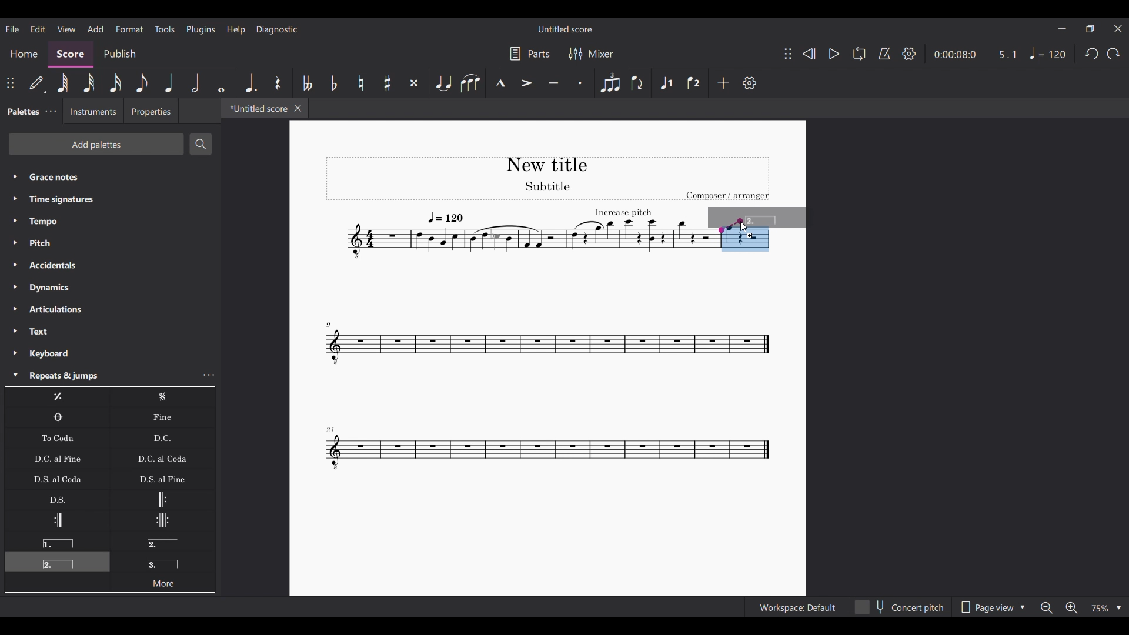 This screenshot has width=1129, height=635. What do you see at coordinates (797, 607) in the screenshot?
I see `Workspace: Default` at bounding box center [797, 607].